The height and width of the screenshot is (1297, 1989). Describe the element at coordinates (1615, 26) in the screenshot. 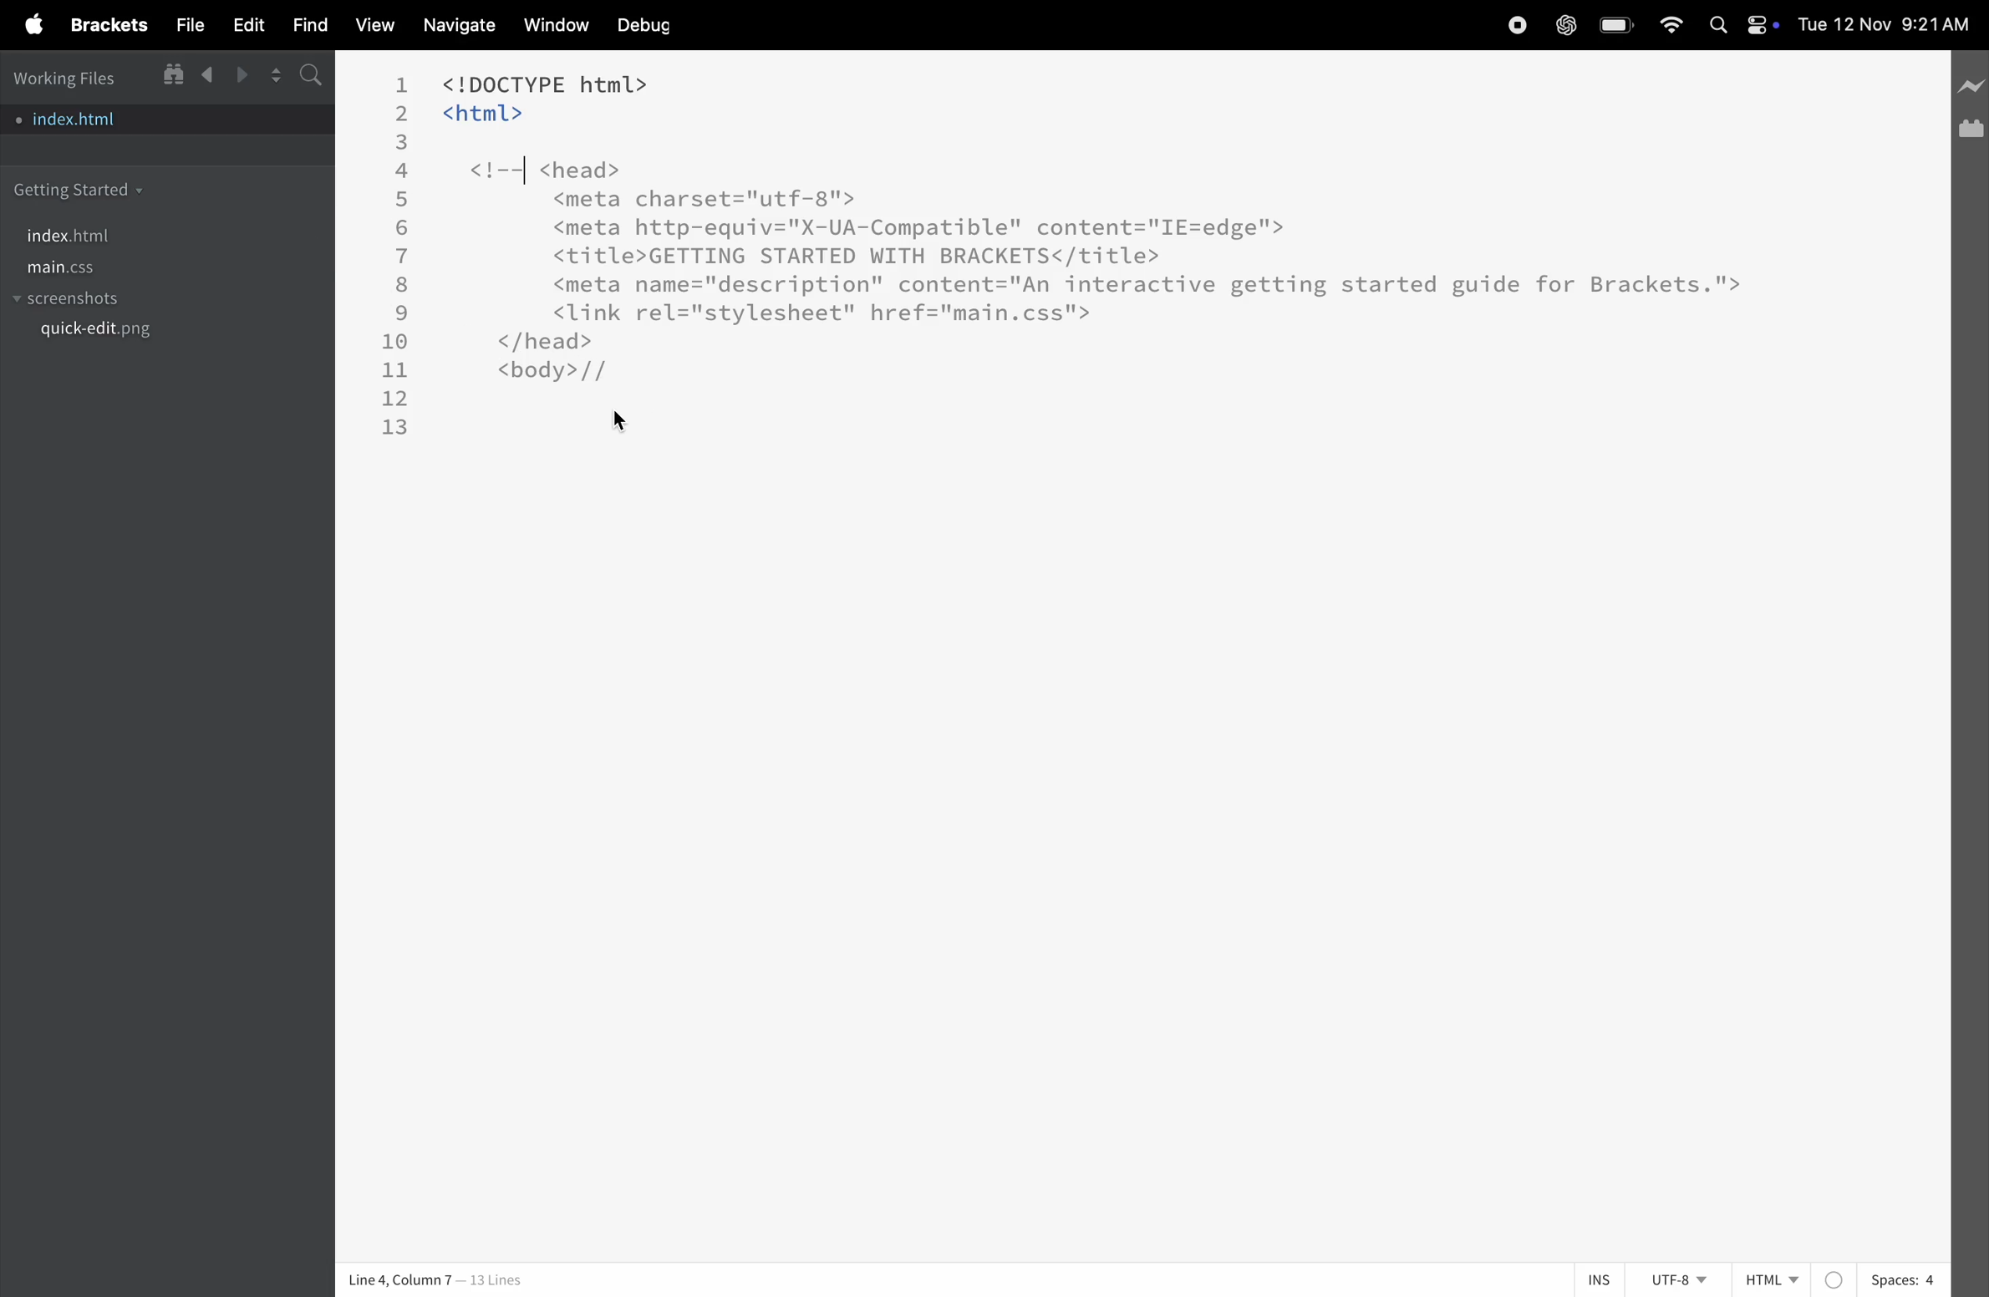

I see `battery` at that location.